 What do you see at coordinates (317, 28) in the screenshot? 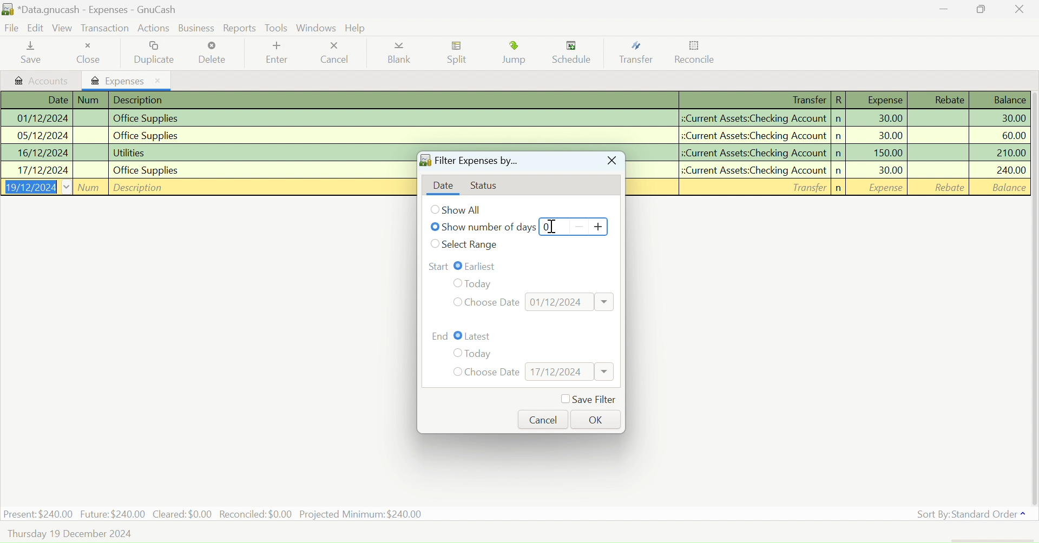
I see `Windows` at bounding box center [317, 28].